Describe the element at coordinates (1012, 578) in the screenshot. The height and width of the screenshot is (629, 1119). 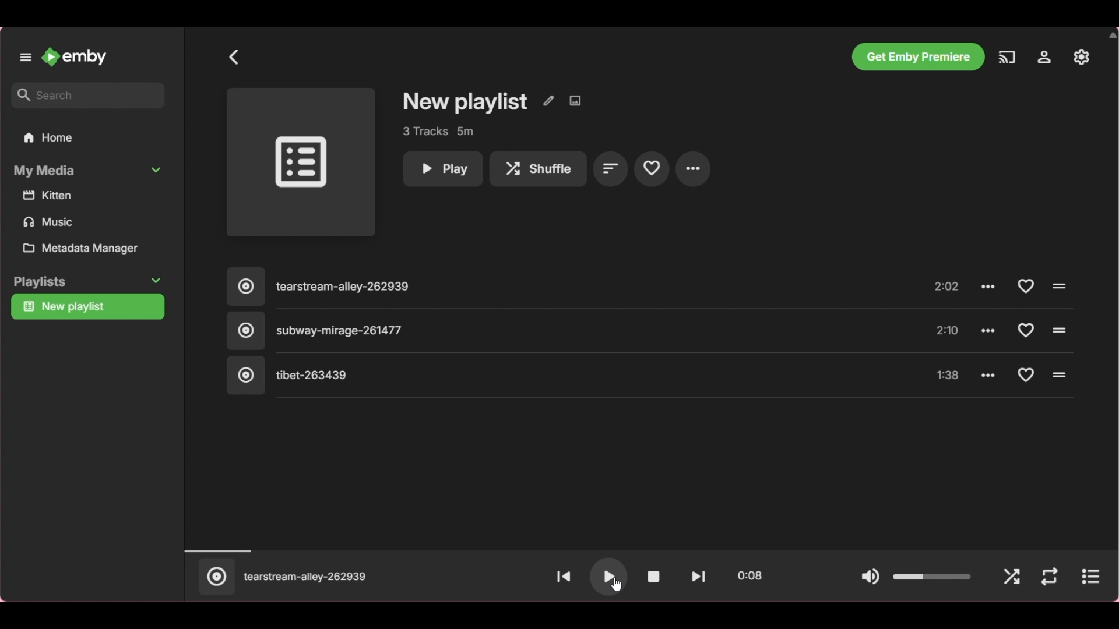
I see `Shuffle` at that location.